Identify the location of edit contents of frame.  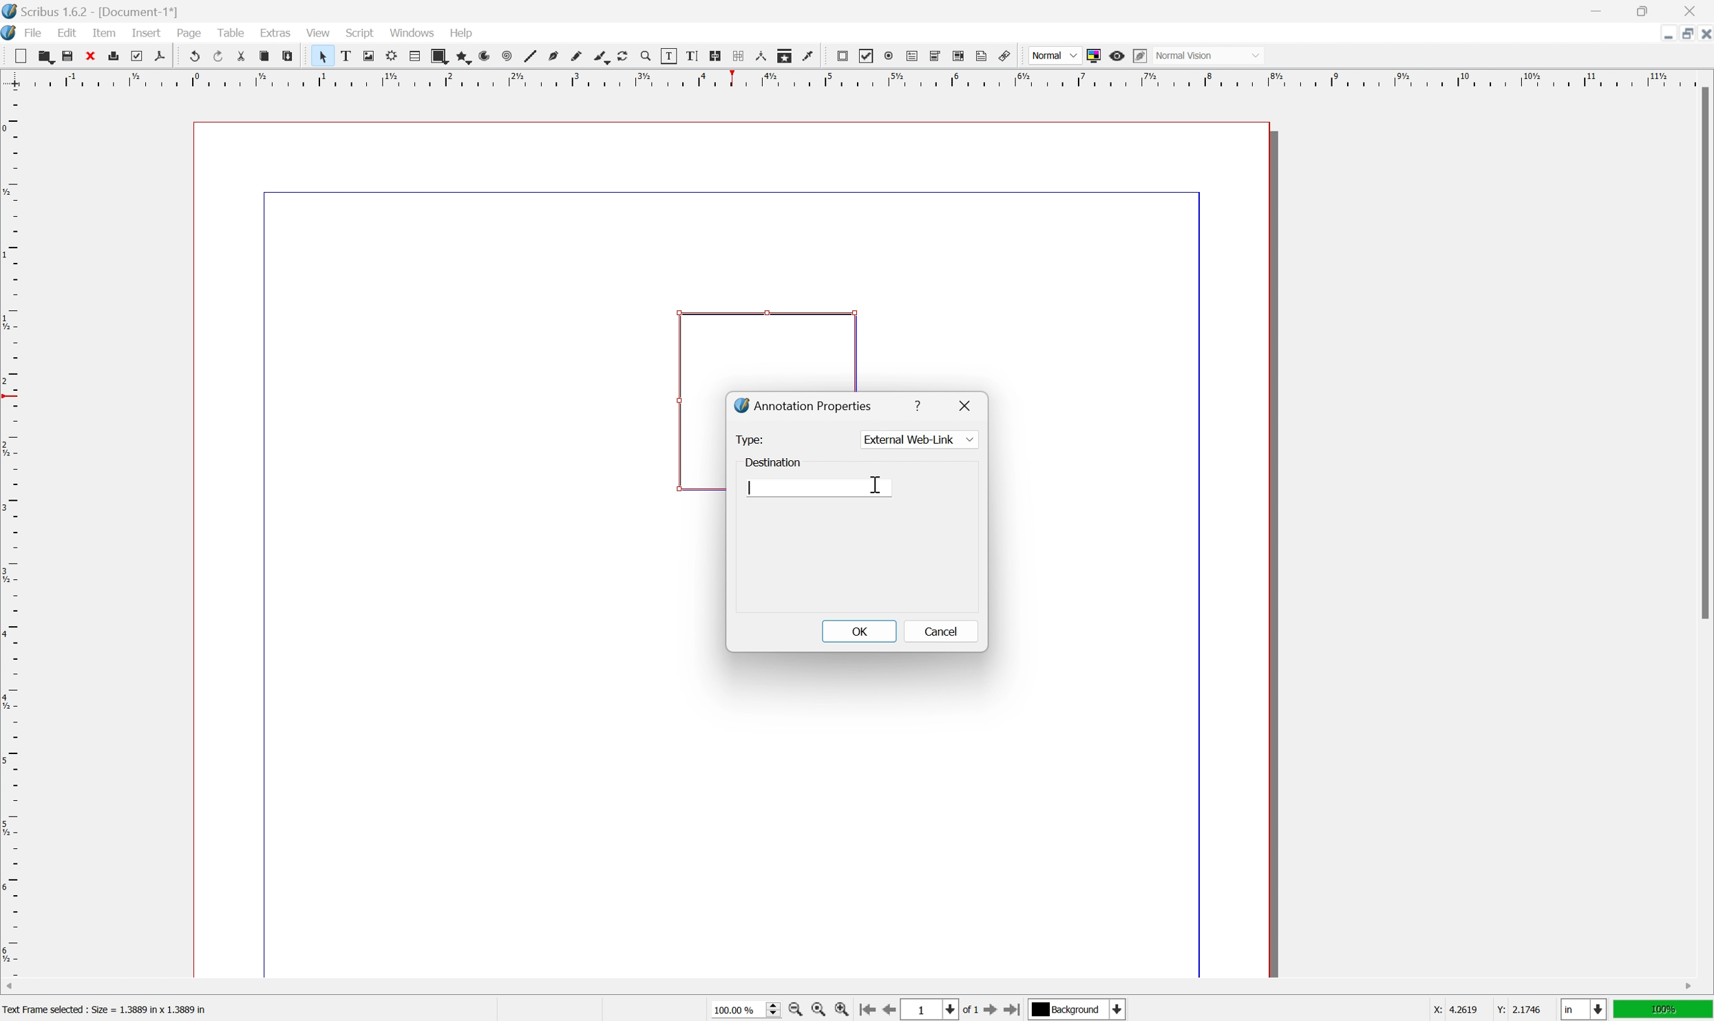
(668, 56).